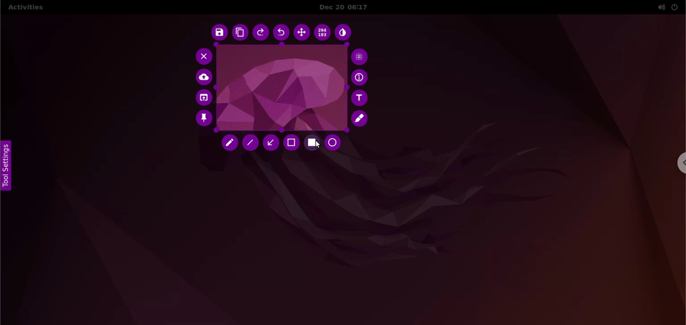 This screenshot has height=325, width=686. Describe the element at coordinates (335, 143) in the screenshot. I see `circle tool` at that location.